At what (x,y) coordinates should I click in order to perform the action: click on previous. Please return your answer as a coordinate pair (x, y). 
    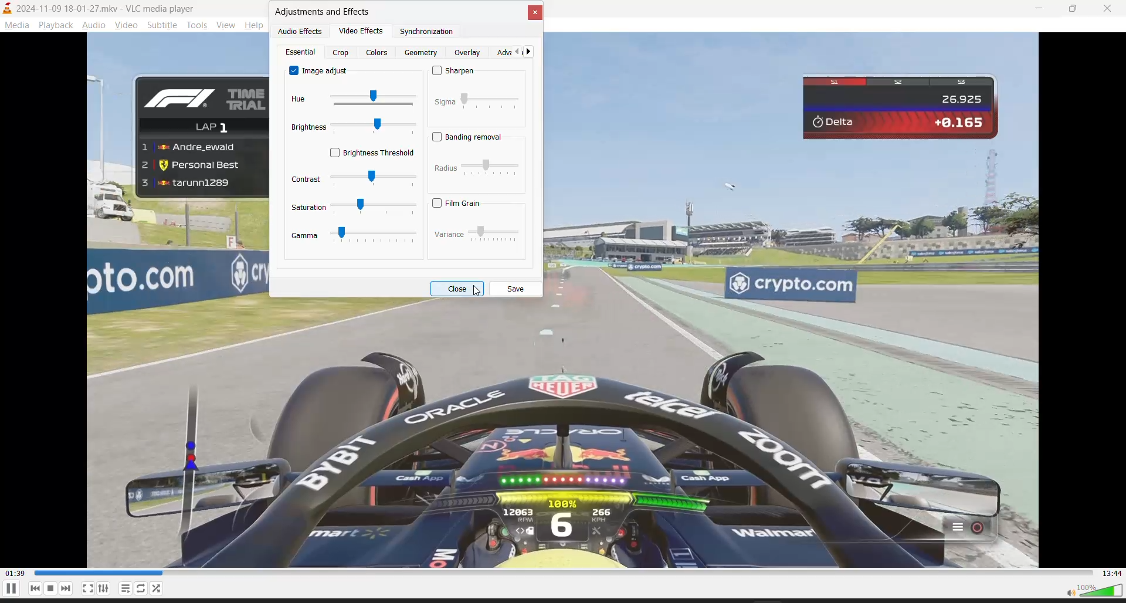
    Looking at the image, I should click on (32, 589).